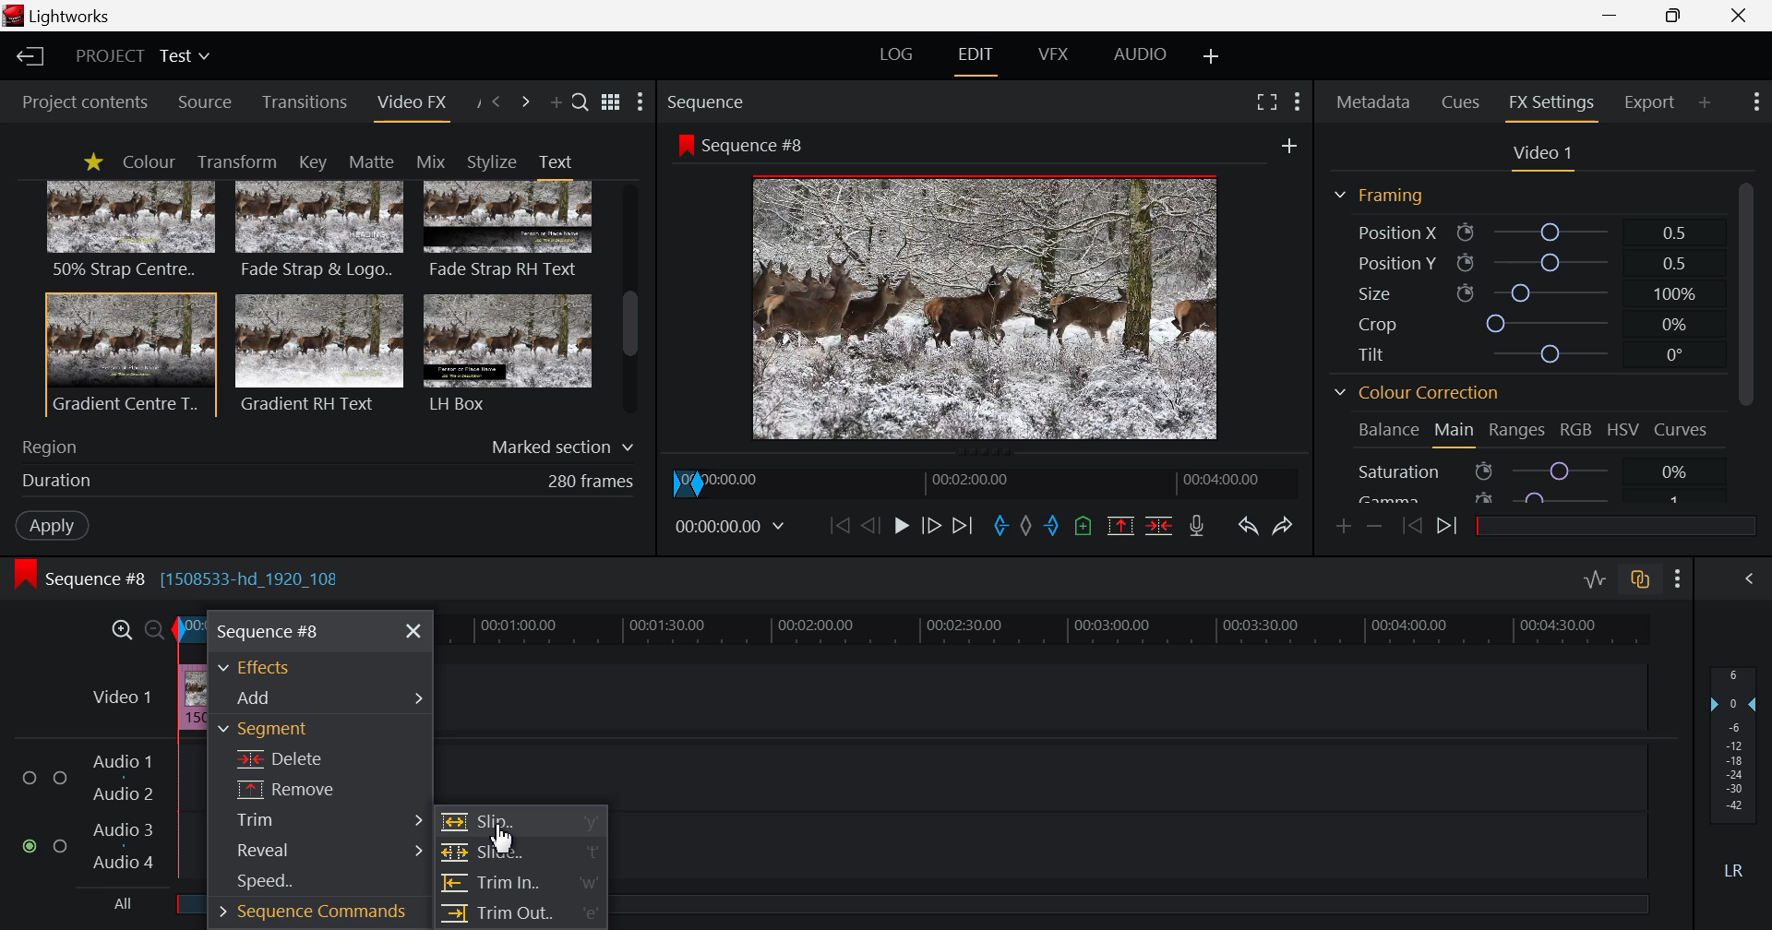  Describe the element at coordinates (1423, 396) in the screenshot. I see `Colour Correction` at that location.